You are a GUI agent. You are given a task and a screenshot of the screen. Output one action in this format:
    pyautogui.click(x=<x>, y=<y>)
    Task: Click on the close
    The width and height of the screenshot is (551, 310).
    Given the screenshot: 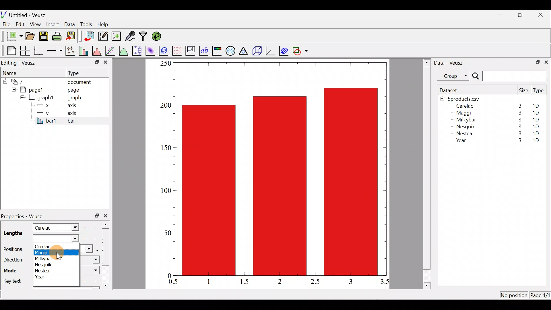 What is the action you would take?
    pyautogui.click(x=541, y=15)
    